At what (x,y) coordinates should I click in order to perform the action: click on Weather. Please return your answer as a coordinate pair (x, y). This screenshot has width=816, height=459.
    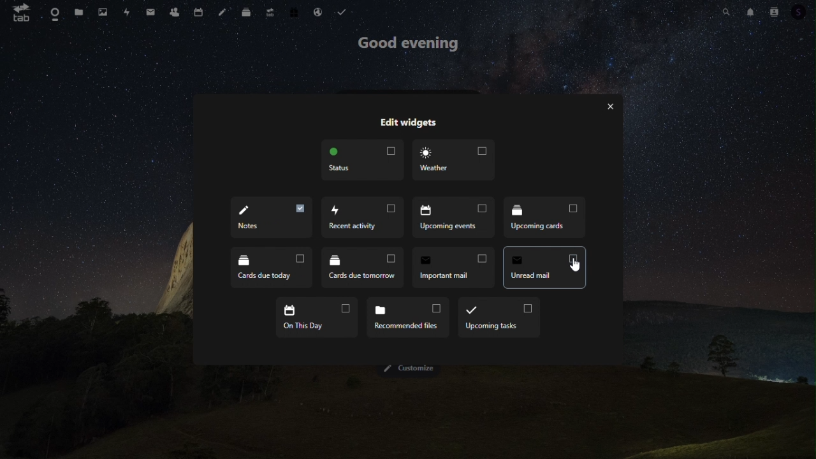
    Looking at the image, I should click on (453, 161).